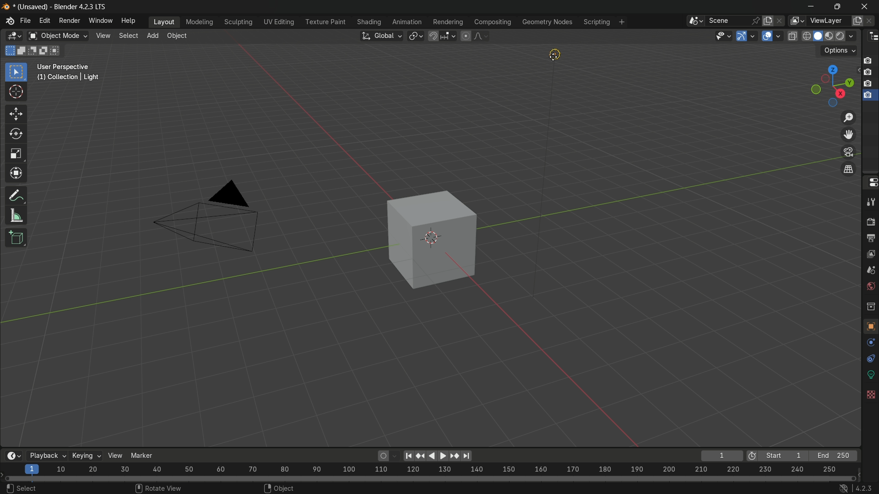  I want to click on logo, so click(8, 22).